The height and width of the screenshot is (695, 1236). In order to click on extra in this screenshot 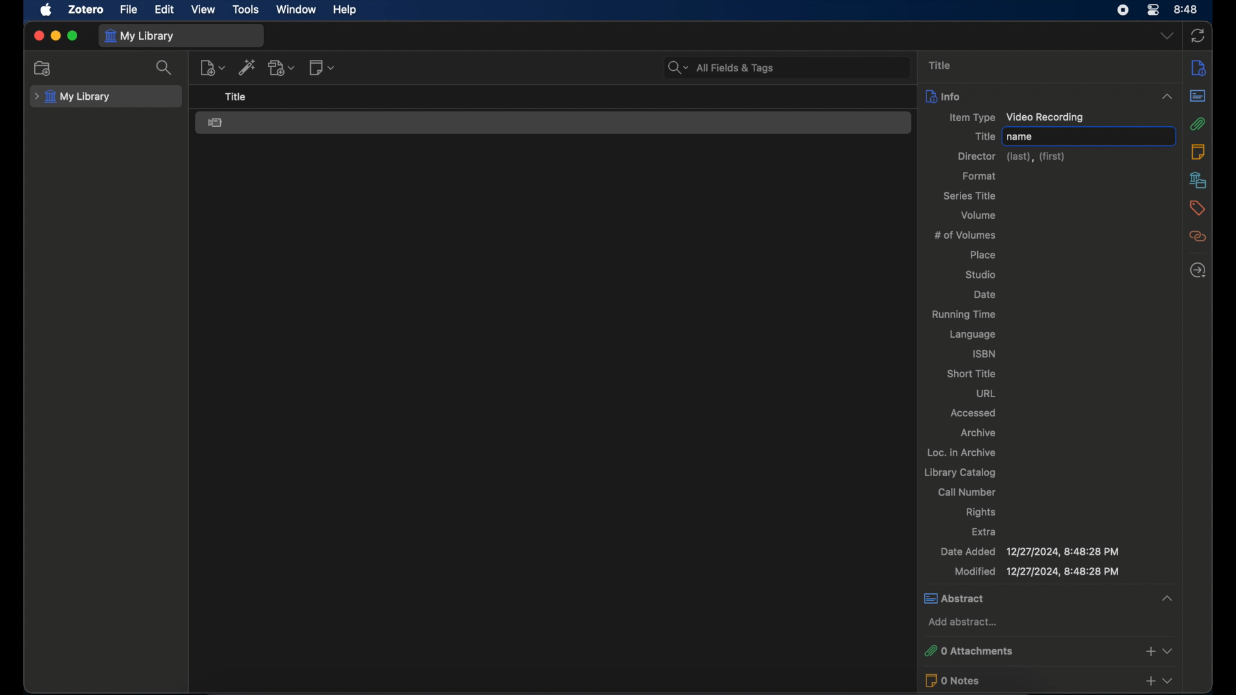, I will do `click(984, 532)`.